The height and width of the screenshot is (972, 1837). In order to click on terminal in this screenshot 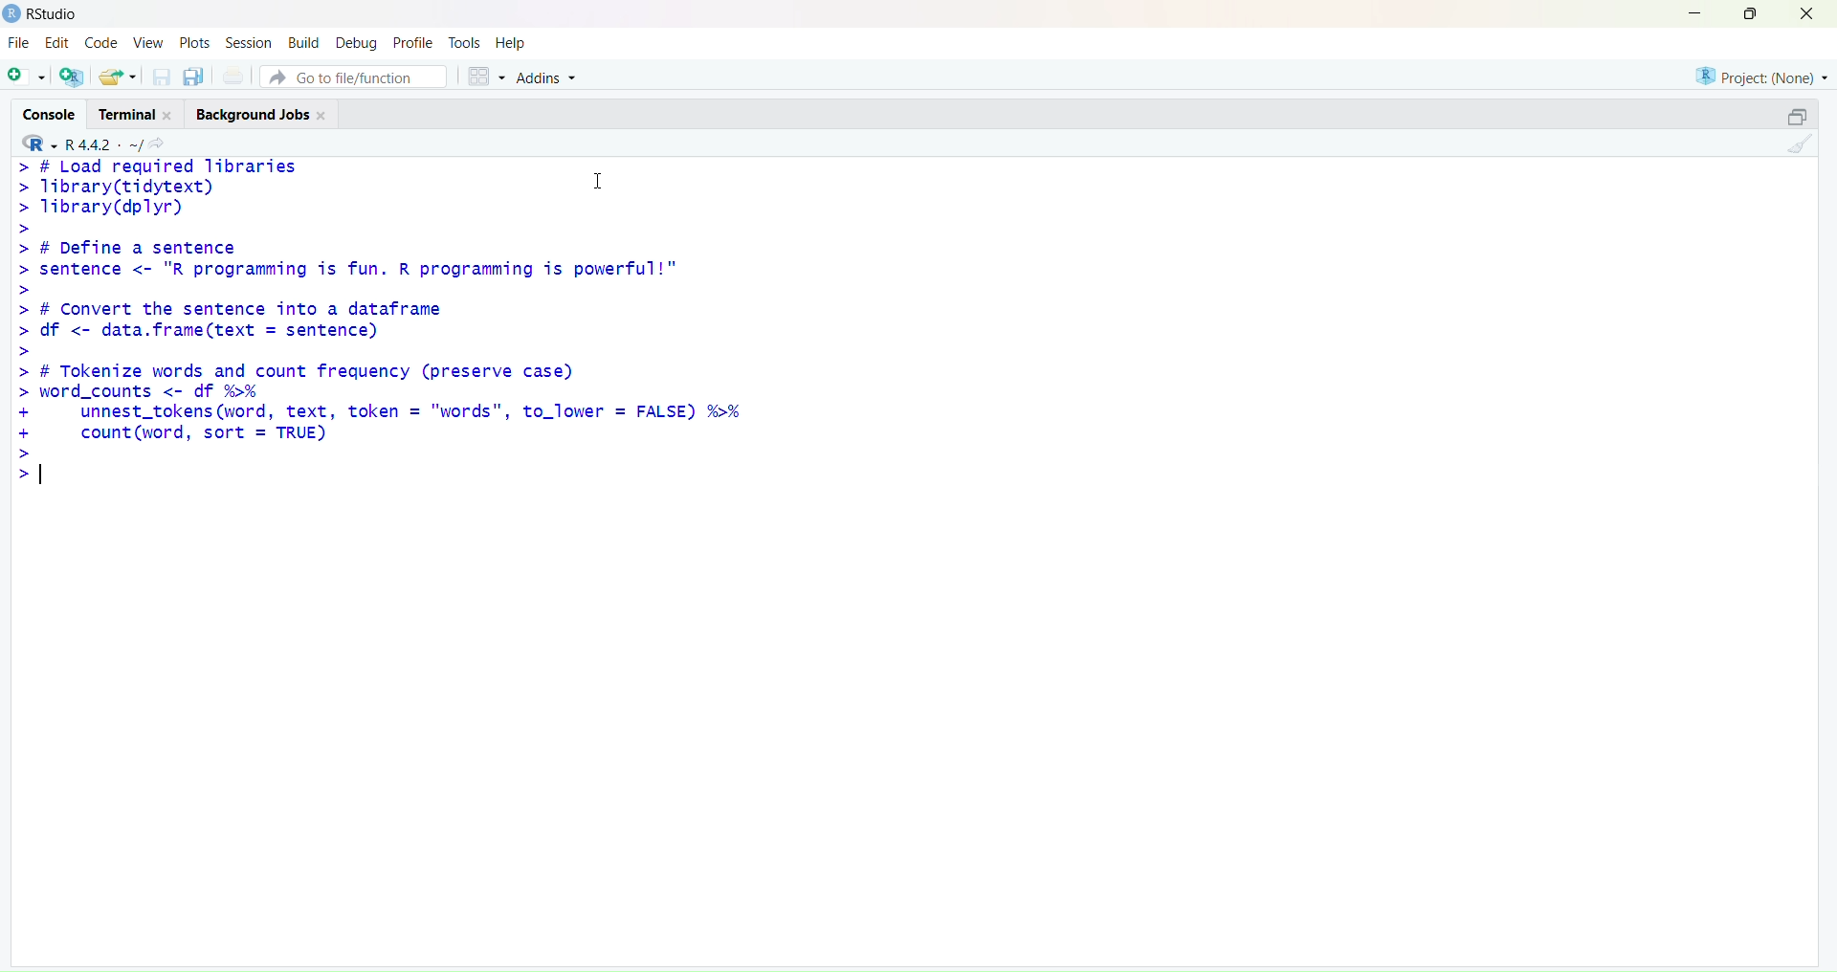, I will do `click(135, 113)`.